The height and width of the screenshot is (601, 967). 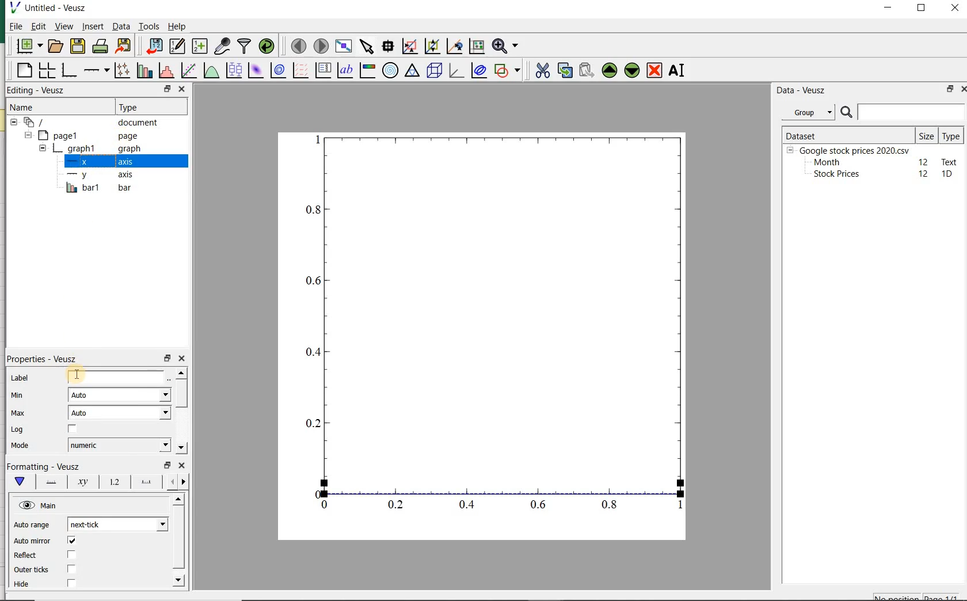 What do you see at coordinates (71, 584) in the screenshot?
I see `check/uncheck` at bounding box center [71, 584].